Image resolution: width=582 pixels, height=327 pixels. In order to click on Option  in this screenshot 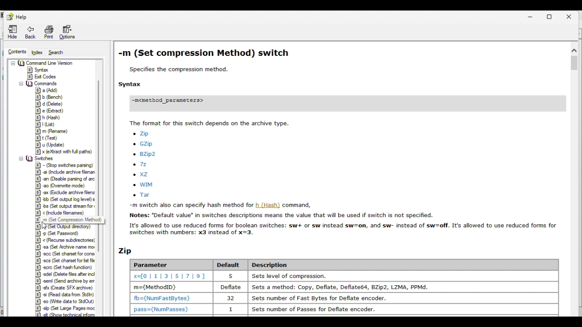, I will do `click(68, 31)`.